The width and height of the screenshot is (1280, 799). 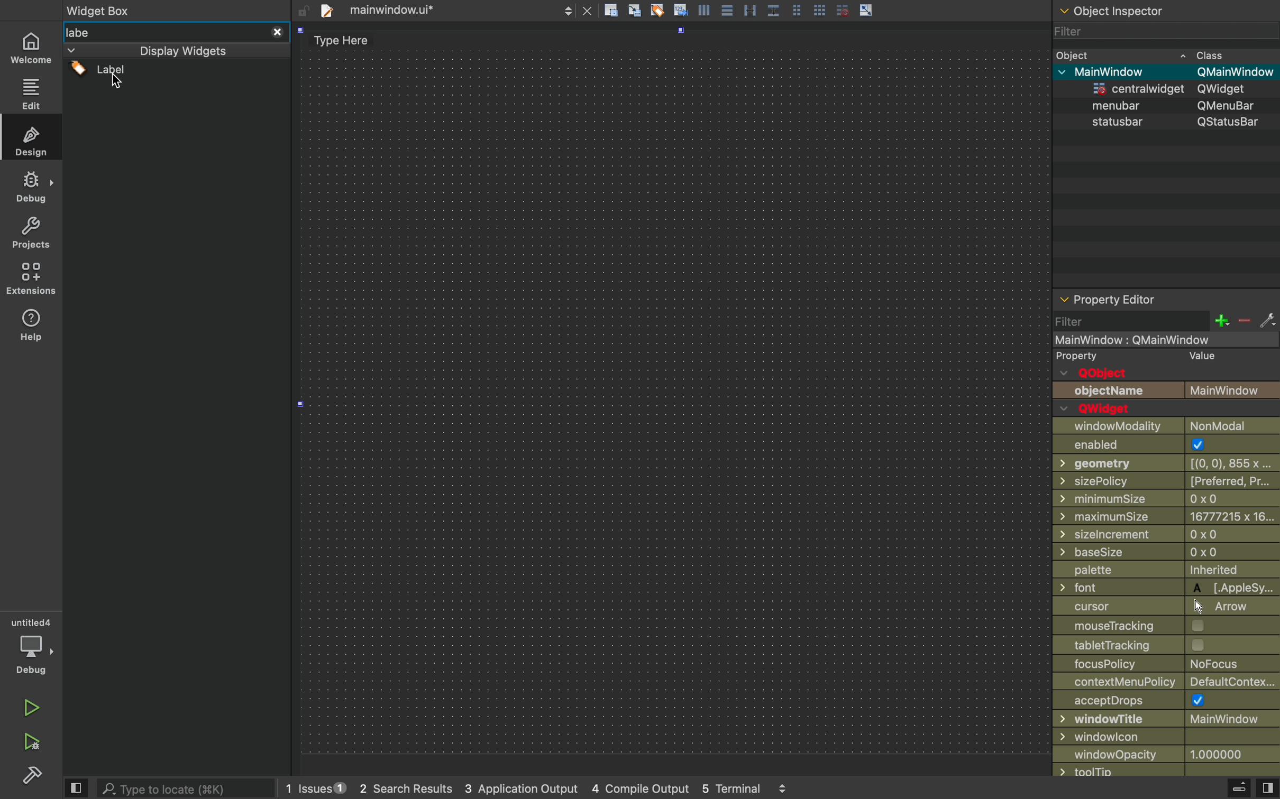 What do you see at coordinates (774, 8) in the screenshot?
I see `Box` at bounding box center [774, 8].